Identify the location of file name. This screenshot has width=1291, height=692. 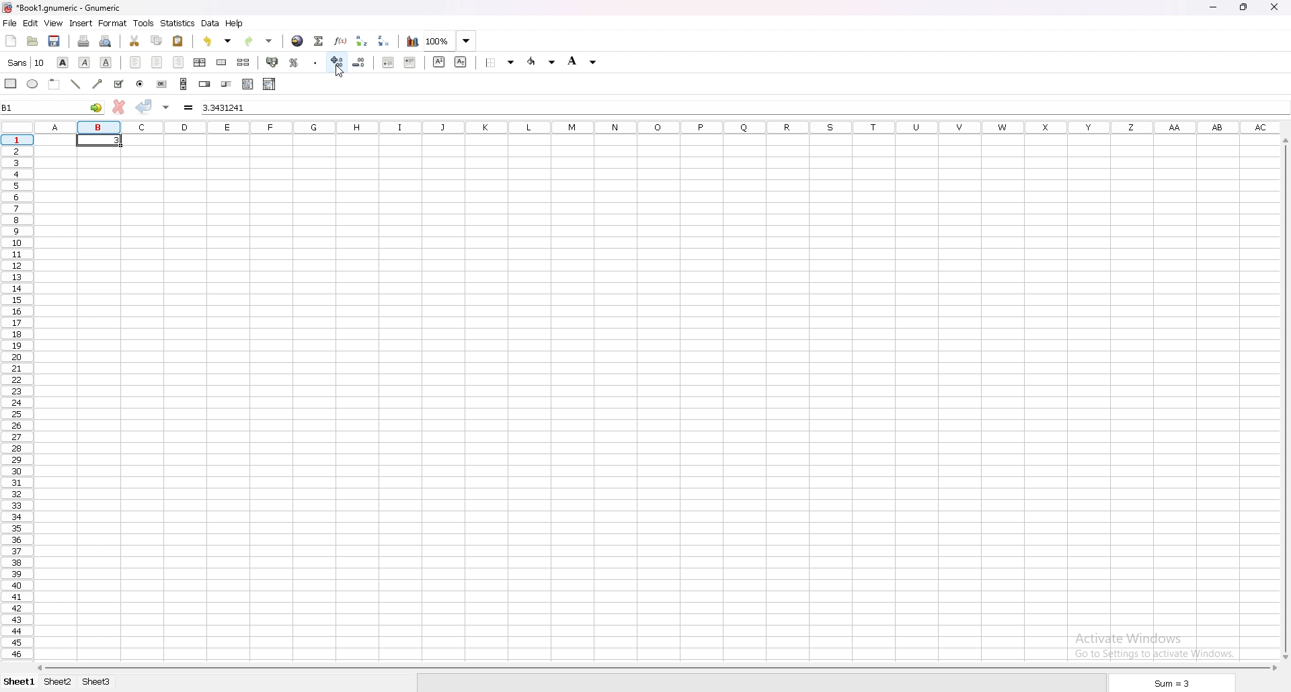
(61, 8).